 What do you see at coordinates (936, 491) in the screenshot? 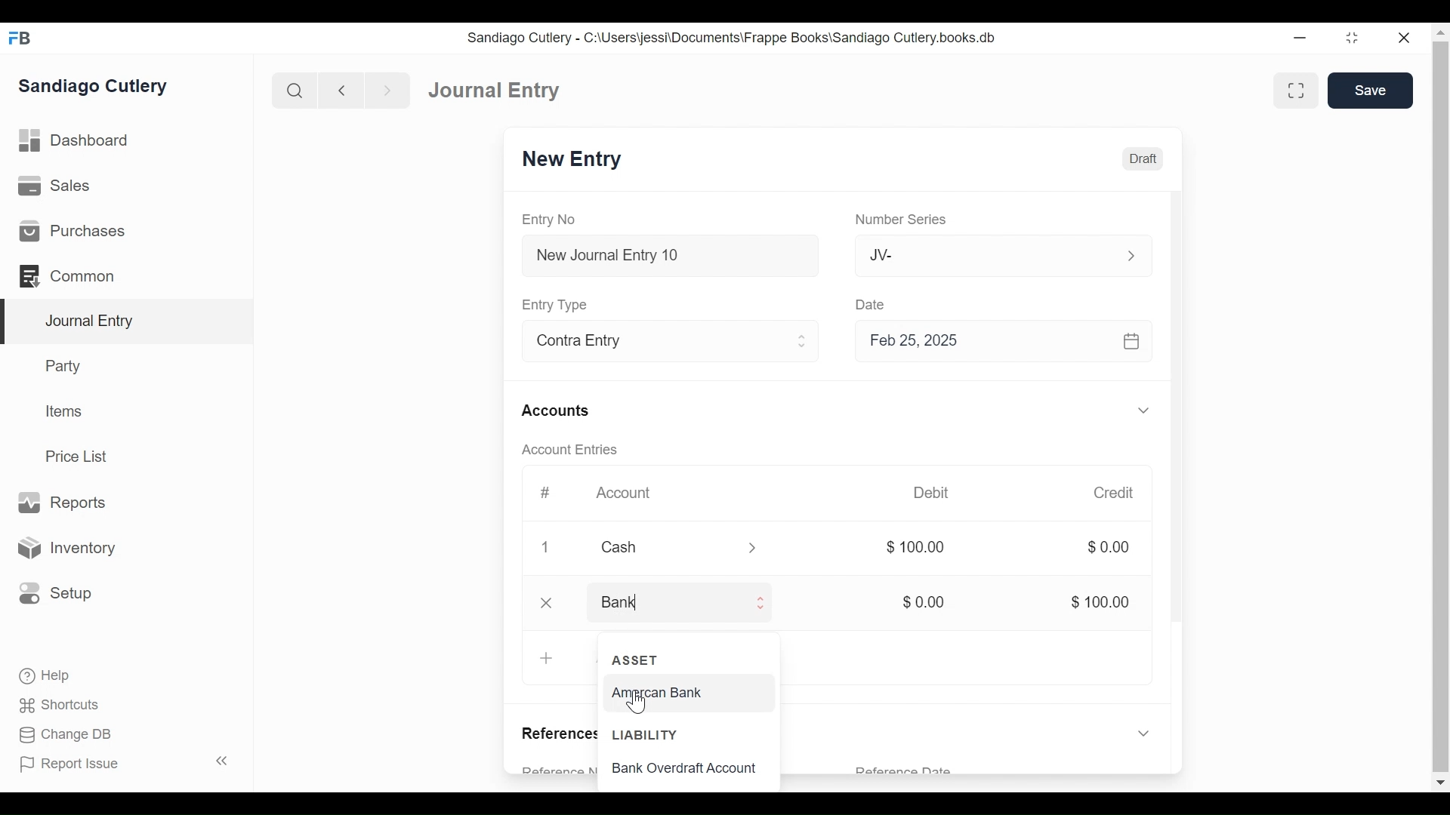
I see `Debit` at bounding box center [936, 491].